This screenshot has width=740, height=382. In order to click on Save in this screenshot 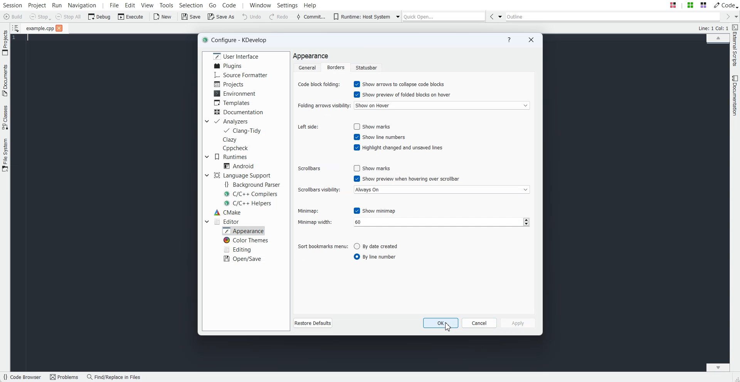, I will do `click(190, 16)`.